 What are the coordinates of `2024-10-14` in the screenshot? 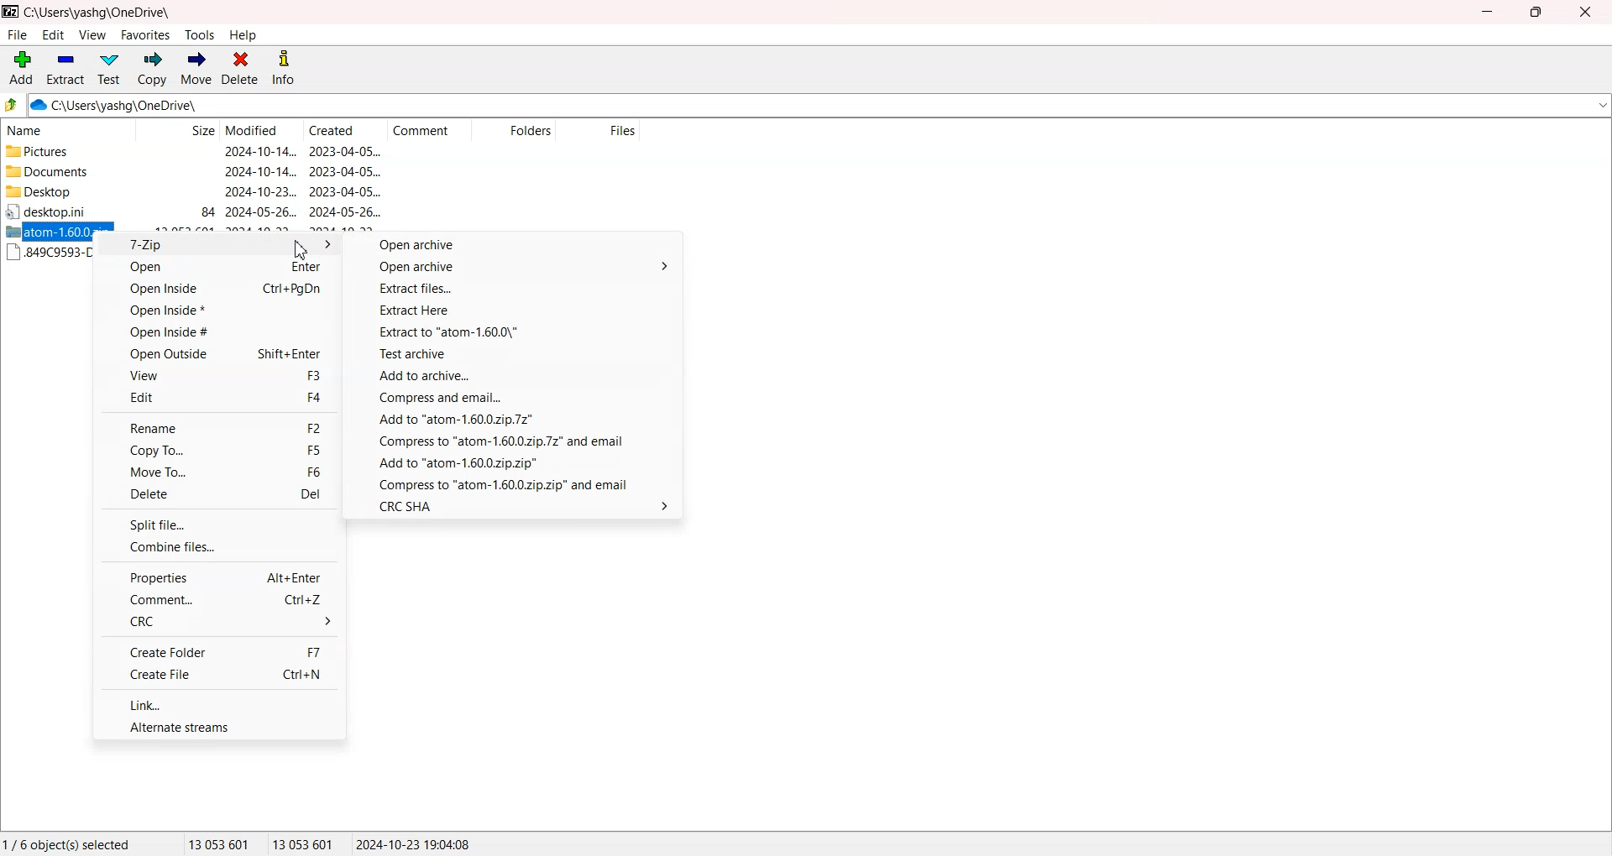 It's located at (259, 151).